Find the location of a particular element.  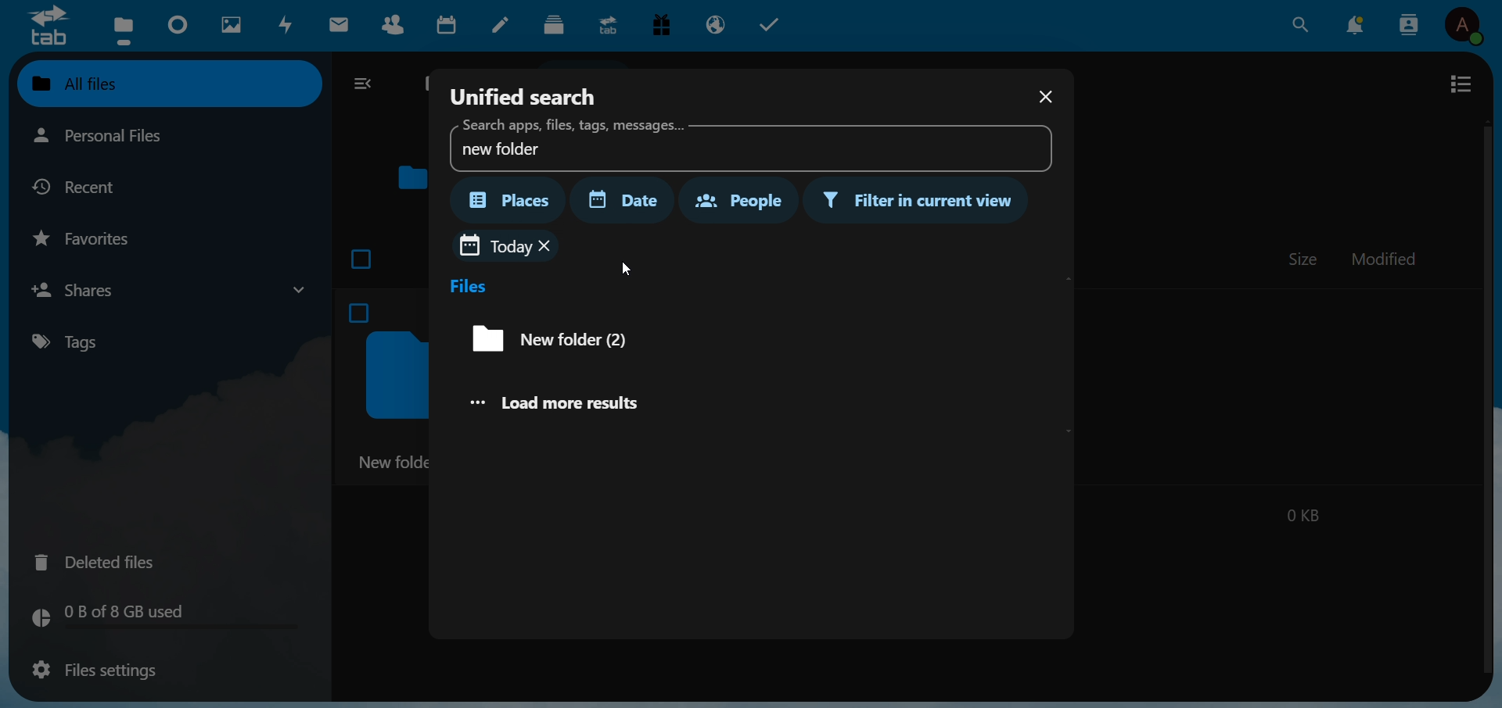

favorites is located at coordinates (90, 238).